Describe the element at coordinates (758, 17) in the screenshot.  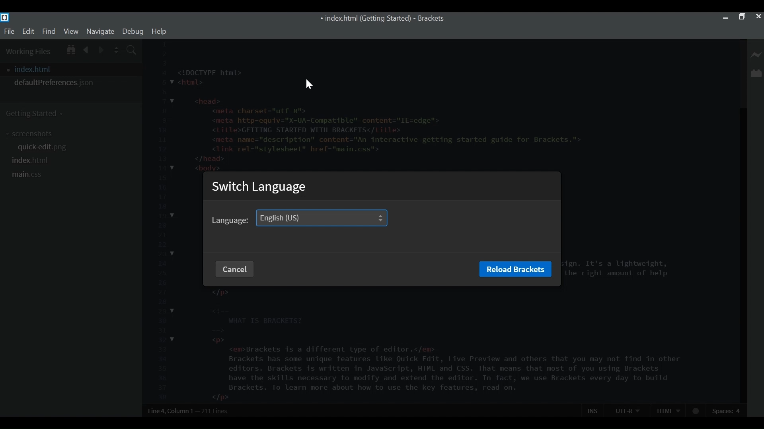
I see `Close` at that location.